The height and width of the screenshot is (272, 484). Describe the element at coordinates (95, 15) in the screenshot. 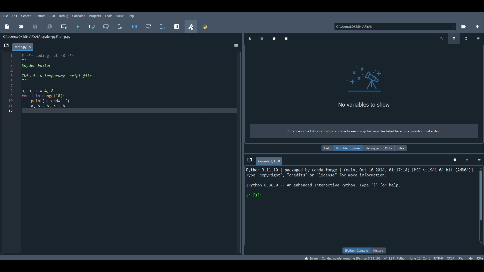

I see `Projects` at that location.